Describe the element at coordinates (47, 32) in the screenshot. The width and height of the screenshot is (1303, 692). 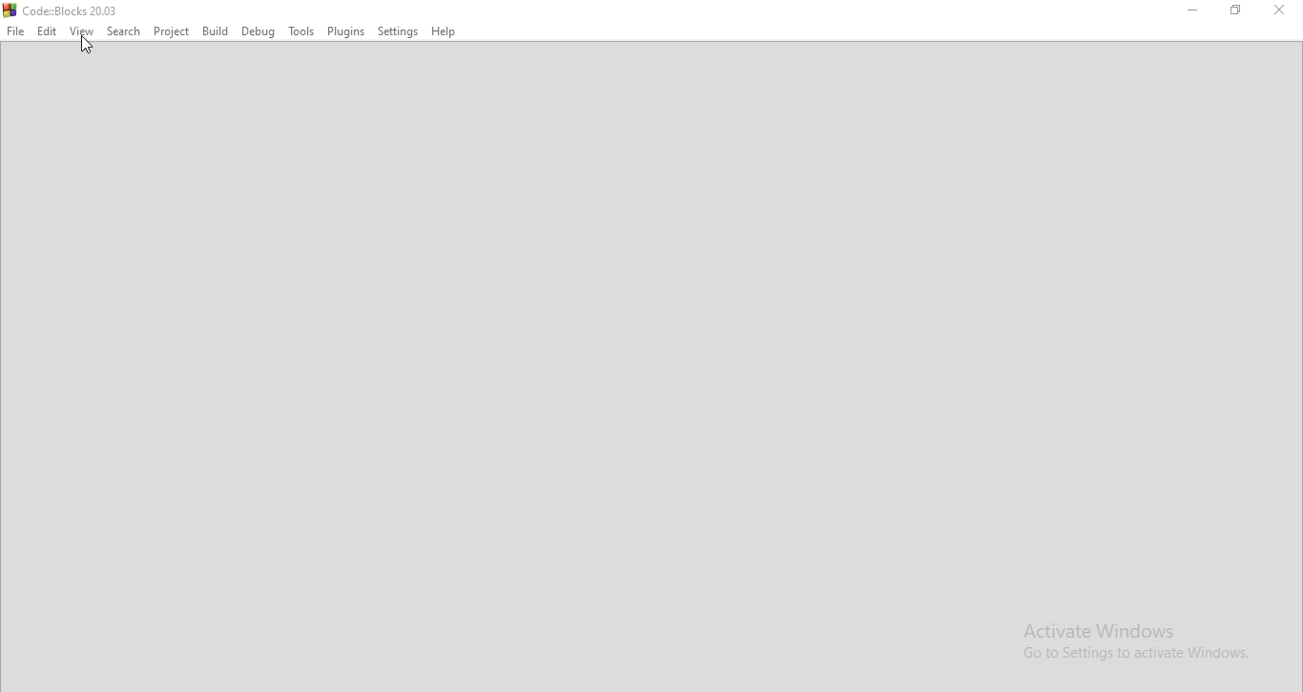
I see `Edit ` at that location.